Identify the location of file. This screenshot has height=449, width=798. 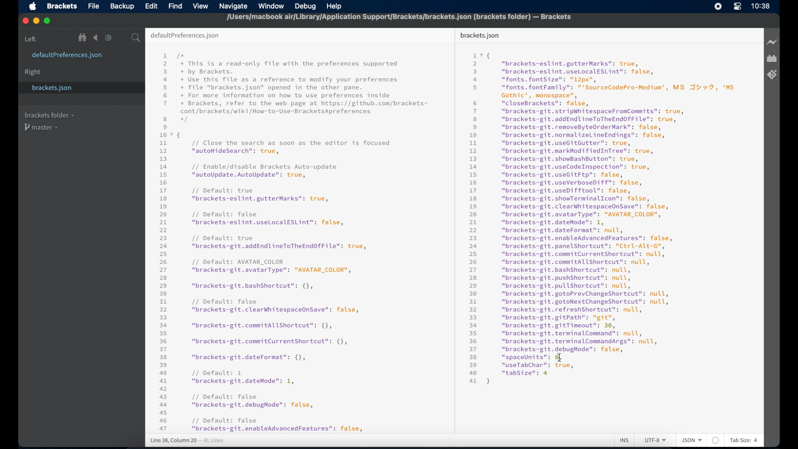
(94, 7).